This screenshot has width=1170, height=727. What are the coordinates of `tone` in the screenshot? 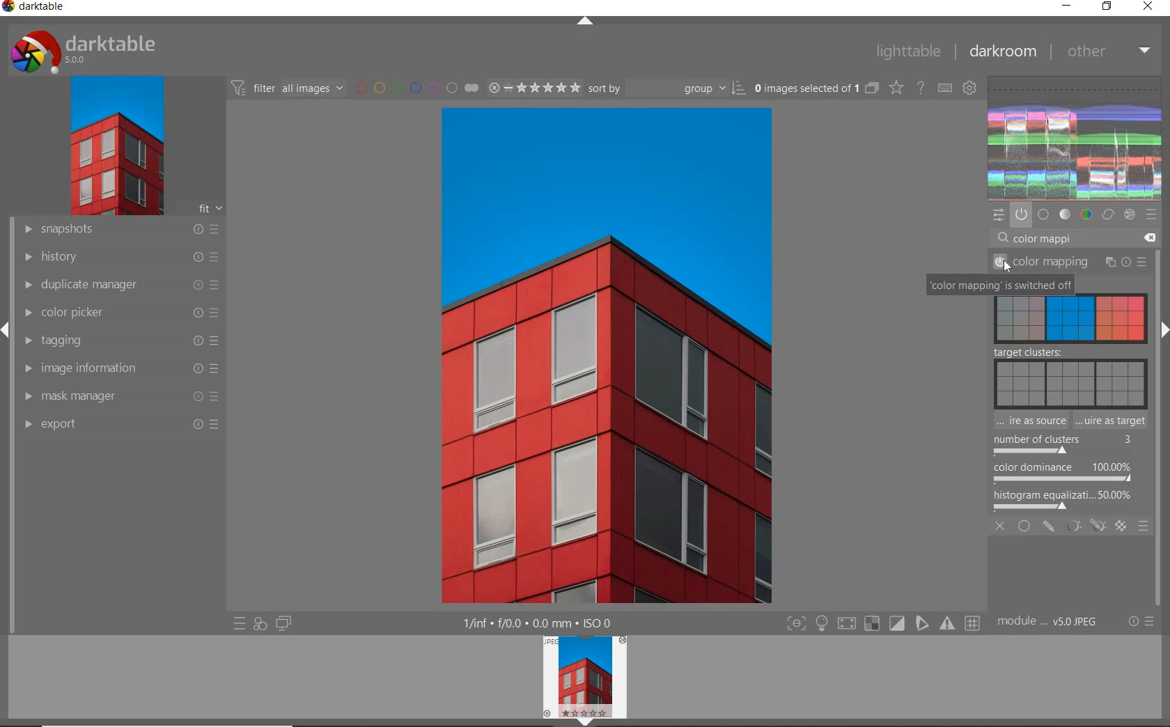 It's located at (1065, 215).